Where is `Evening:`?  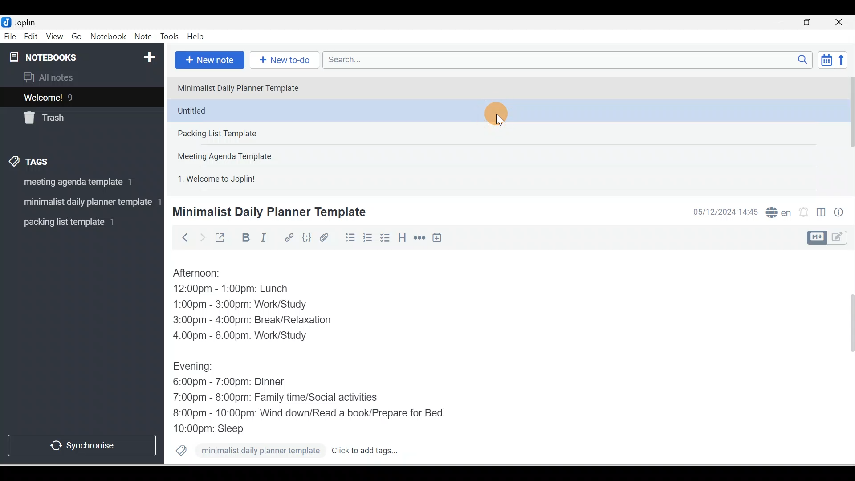 Evening: is located at coordinates (199, 368).